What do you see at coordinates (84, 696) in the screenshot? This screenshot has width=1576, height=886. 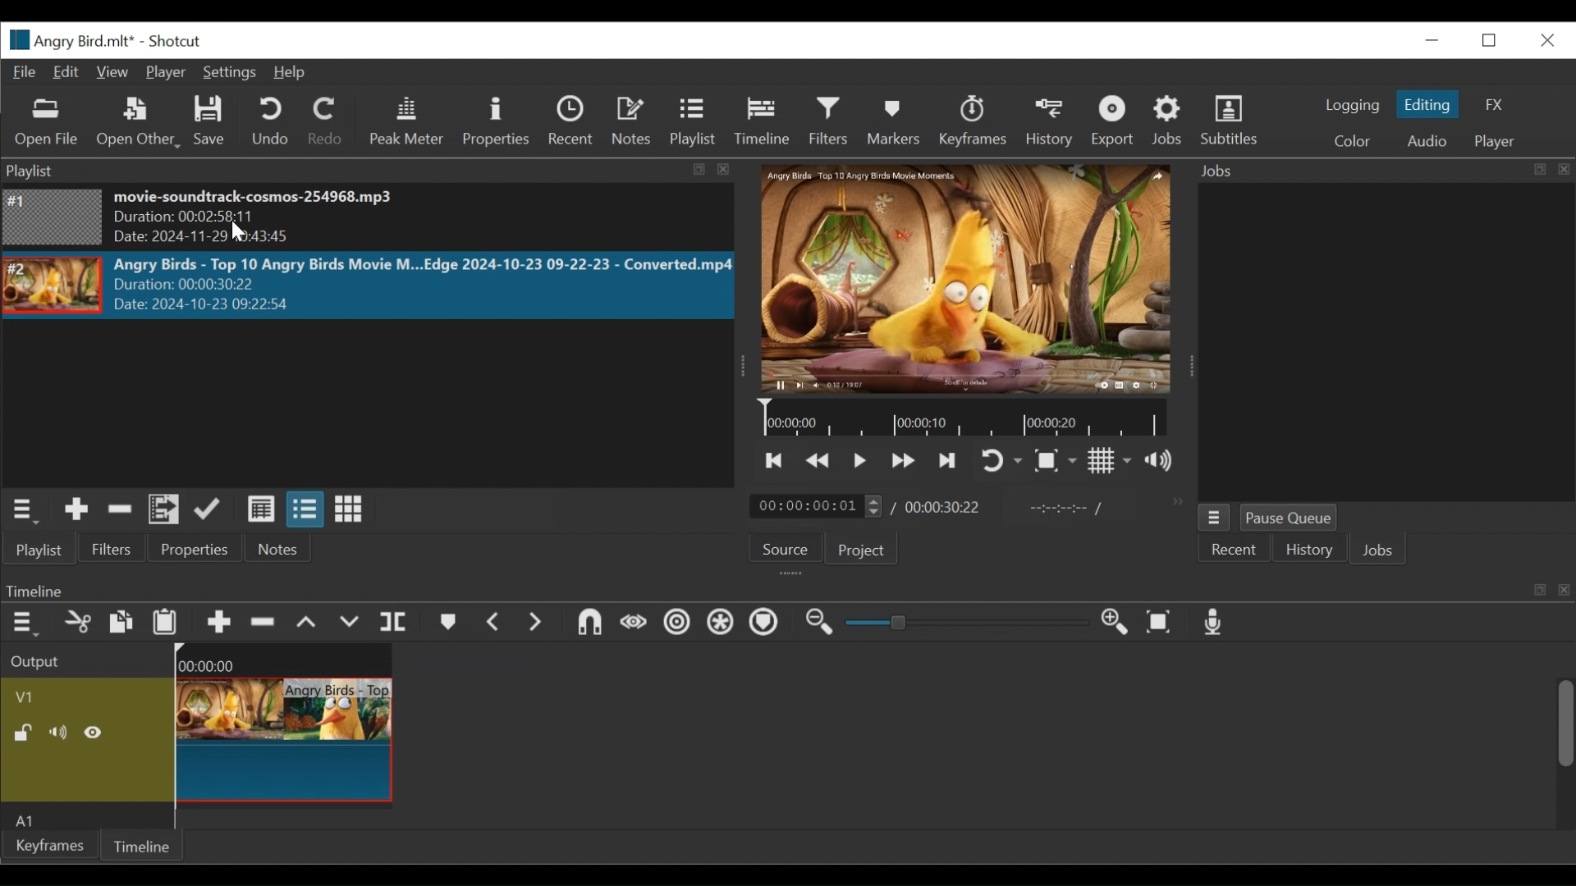 I see `Video` at bounding box center [84, 696].